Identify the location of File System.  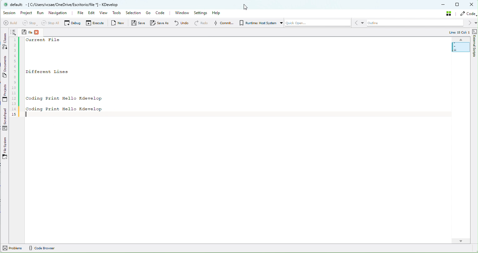
(5, 148).